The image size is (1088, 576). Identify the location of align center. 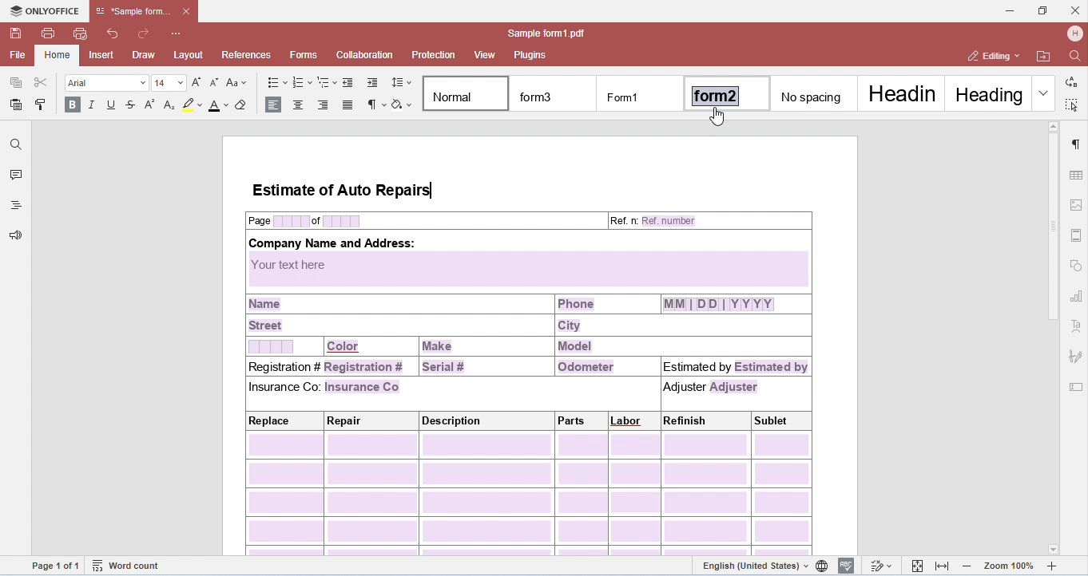
(300, 105).